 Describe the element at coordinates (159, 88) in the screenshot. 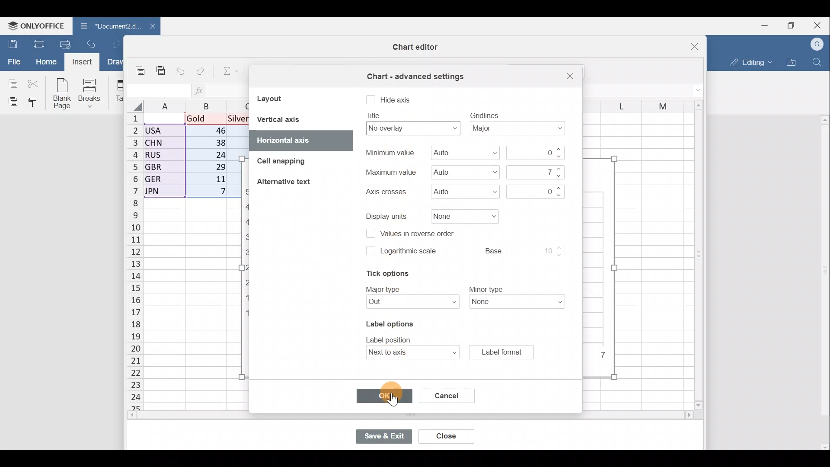

I see `Cell name` at that location.